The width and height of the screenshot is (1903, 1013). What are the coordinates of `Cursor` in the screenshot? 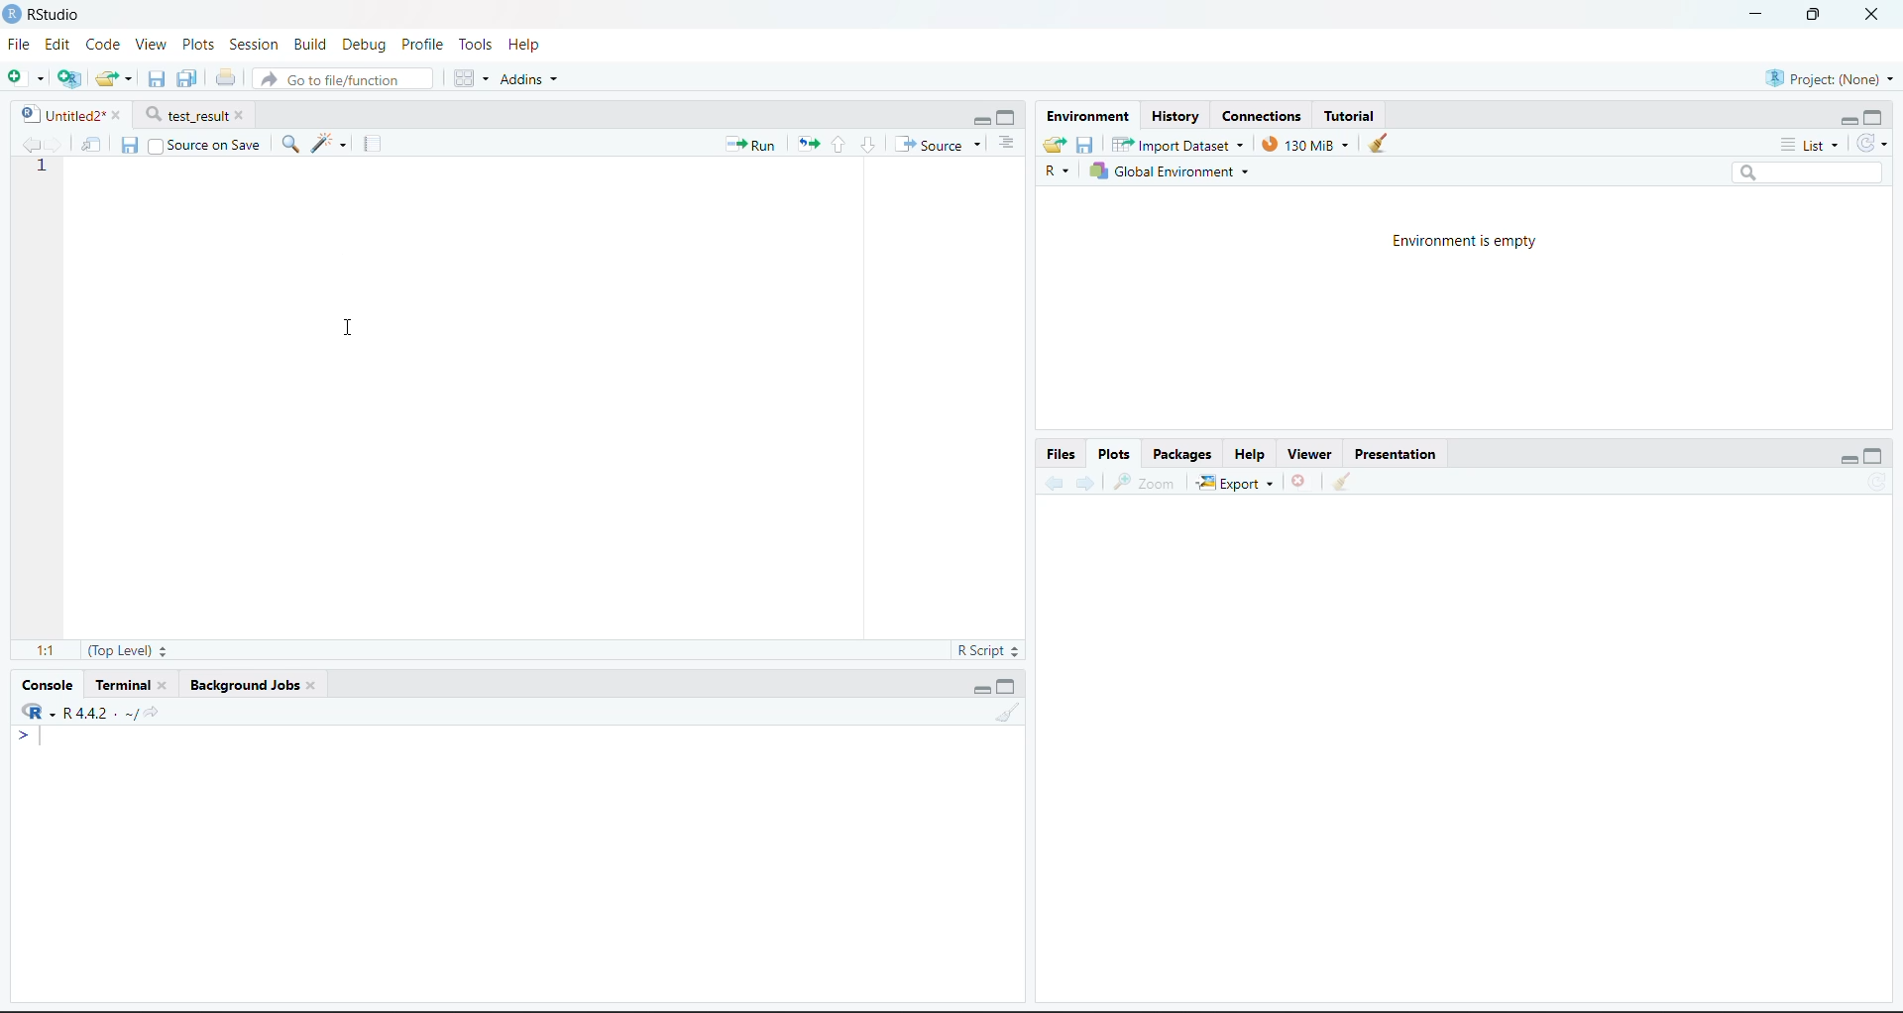 It's located at (346, 177).